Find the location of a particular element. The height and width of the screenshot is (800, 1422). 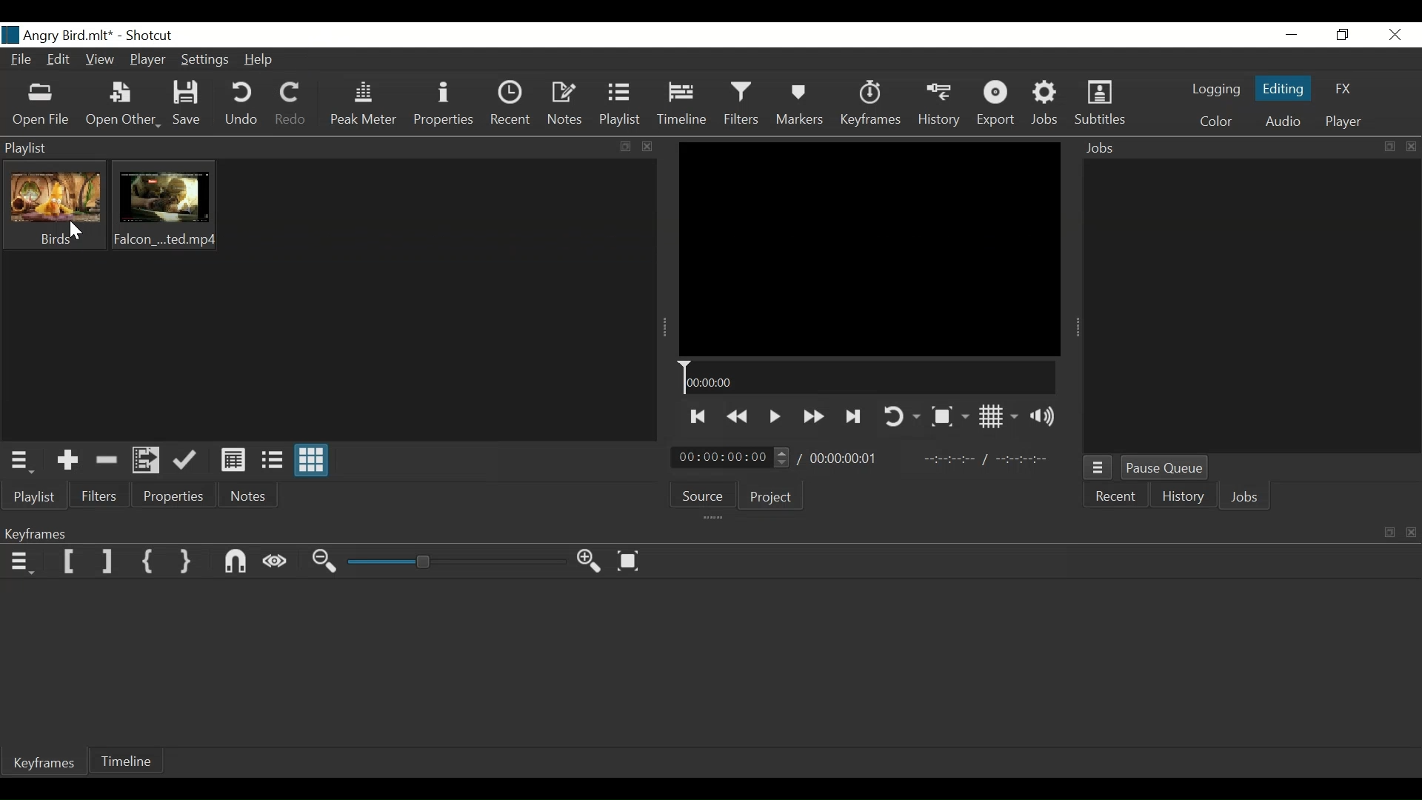

Show volume control is located at coordinates (1047, 418).